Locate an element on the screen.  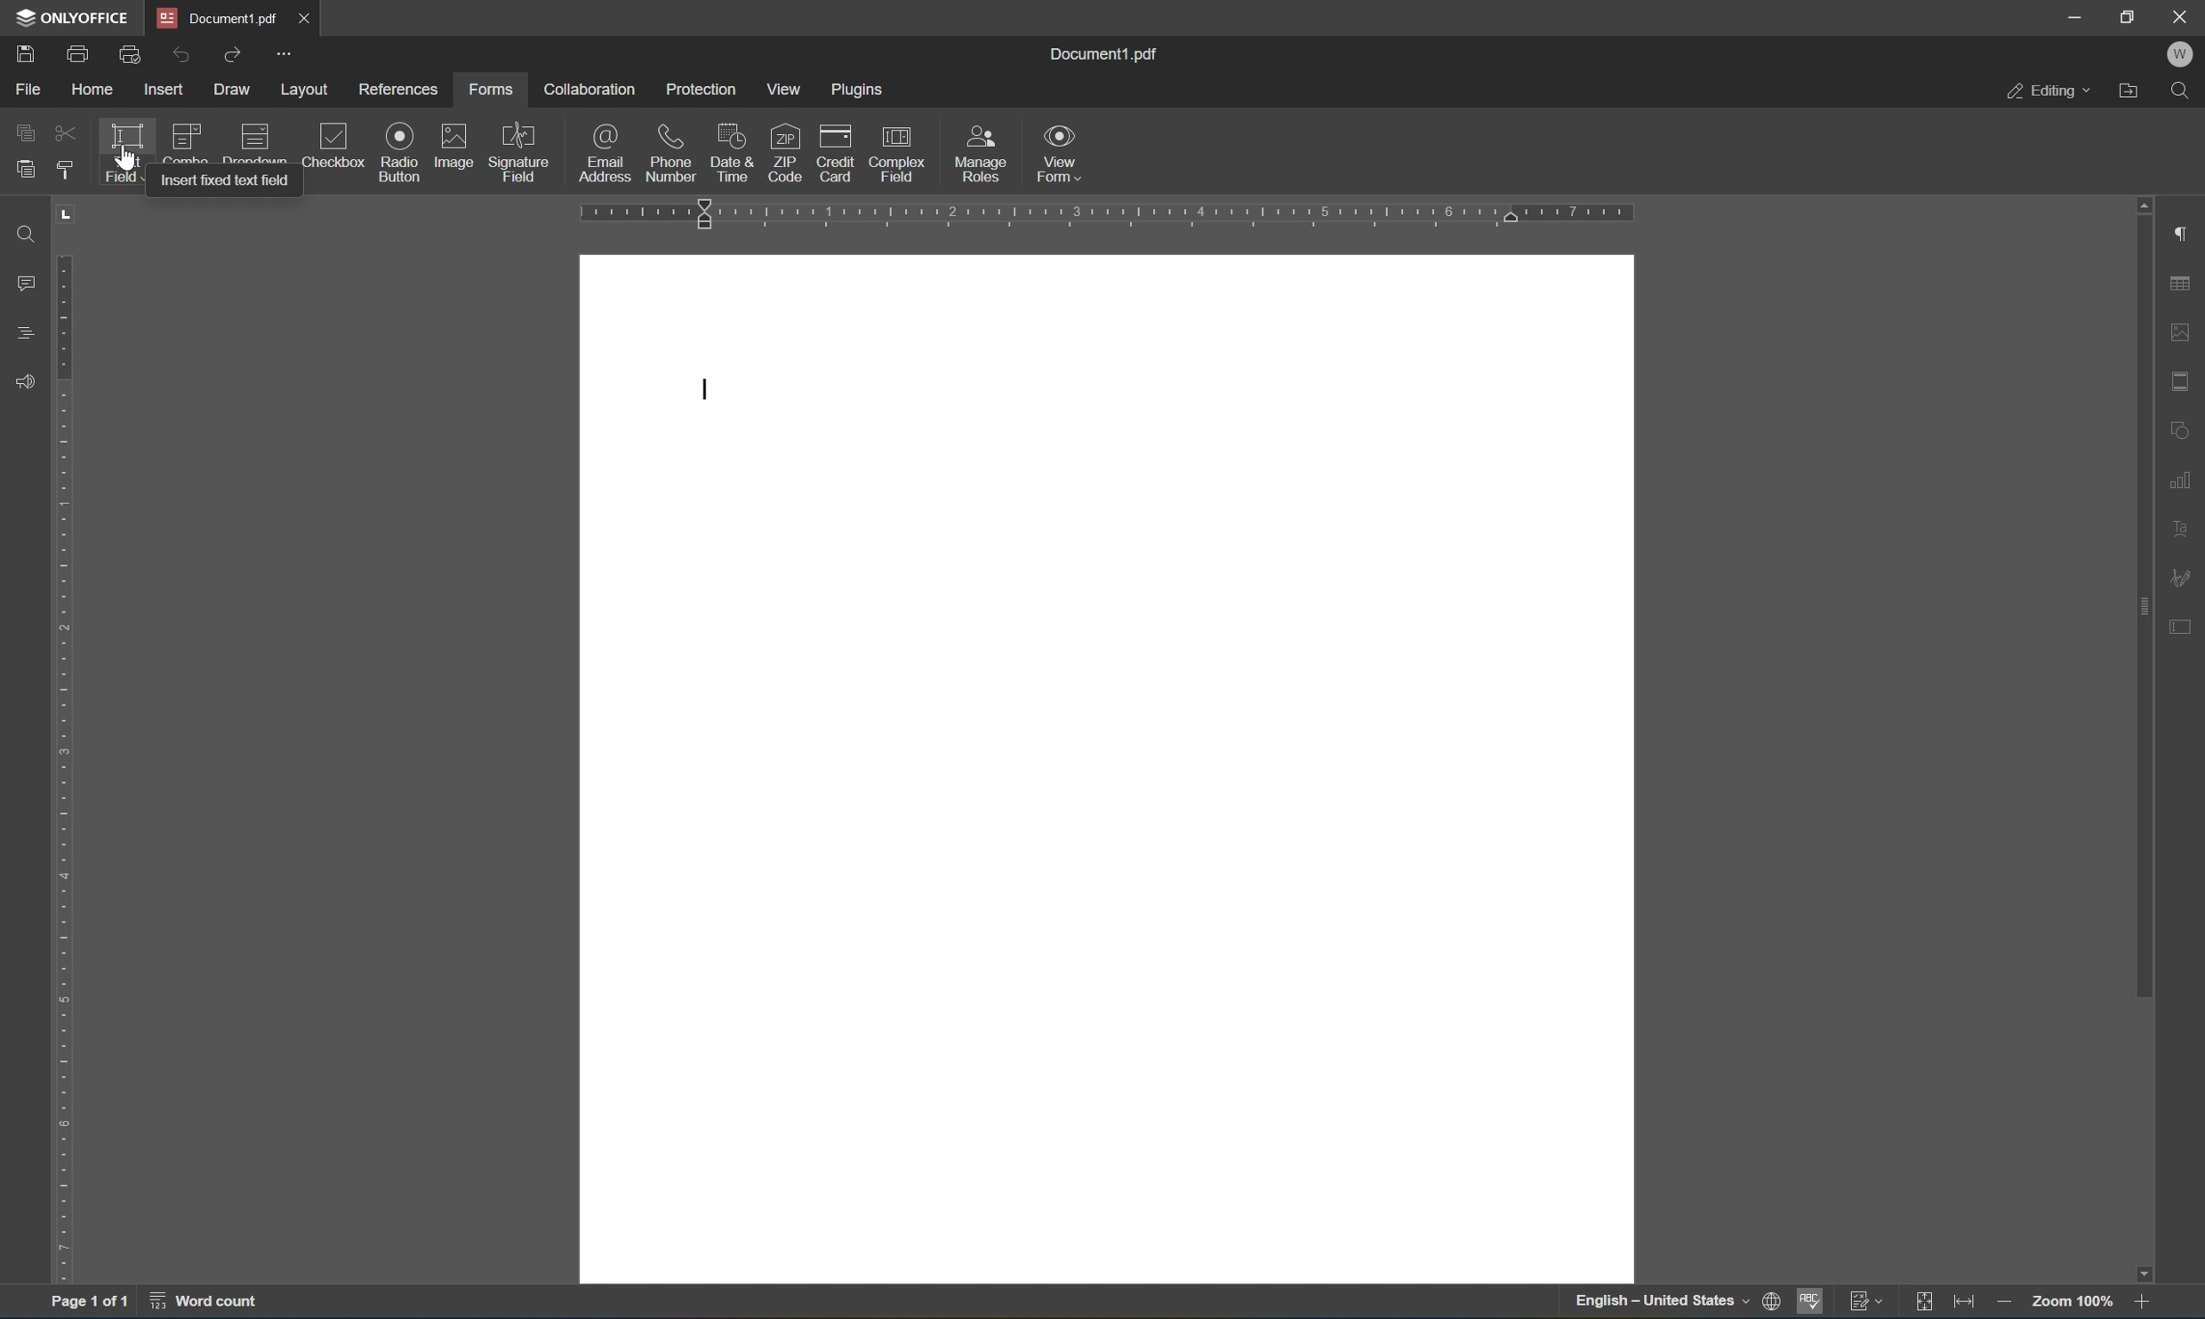
header and footer settings is located at coordinates (2185, 381).